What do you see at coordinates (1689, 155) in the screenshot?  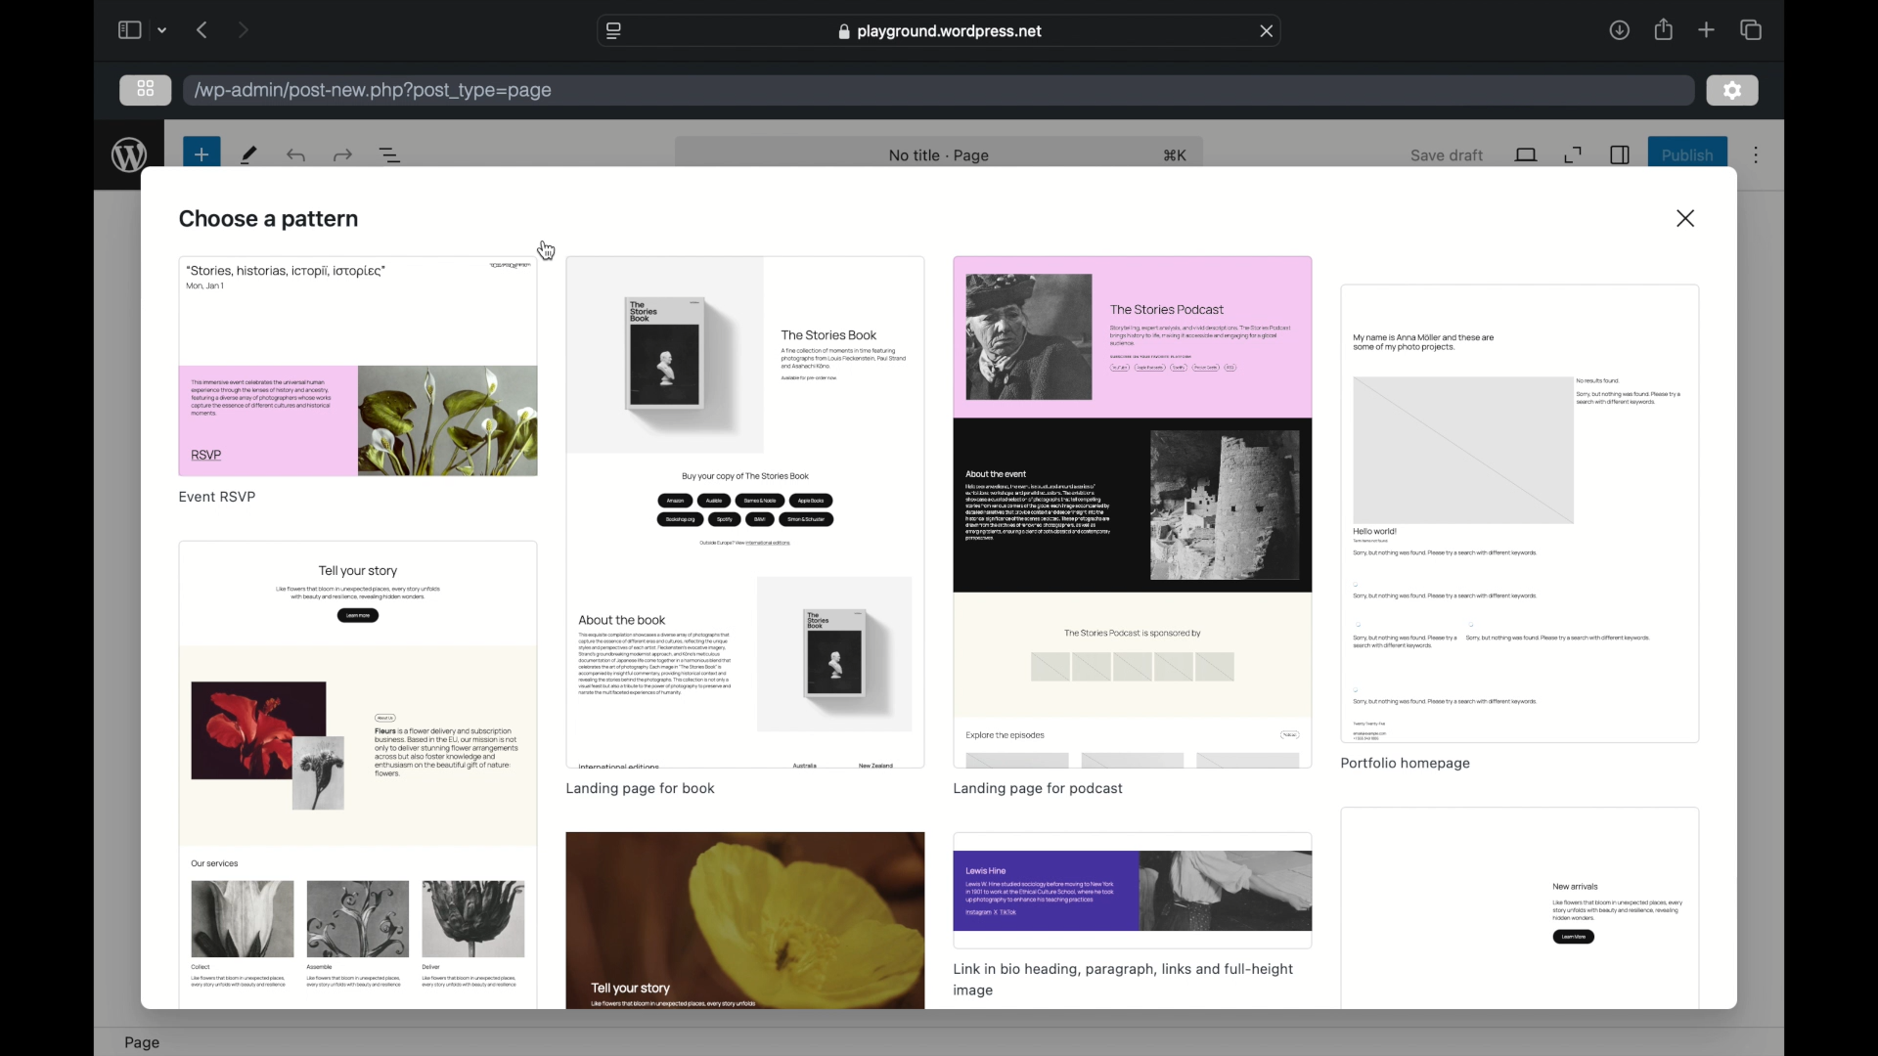 I see `publish` at bounding box center [1689, 155].